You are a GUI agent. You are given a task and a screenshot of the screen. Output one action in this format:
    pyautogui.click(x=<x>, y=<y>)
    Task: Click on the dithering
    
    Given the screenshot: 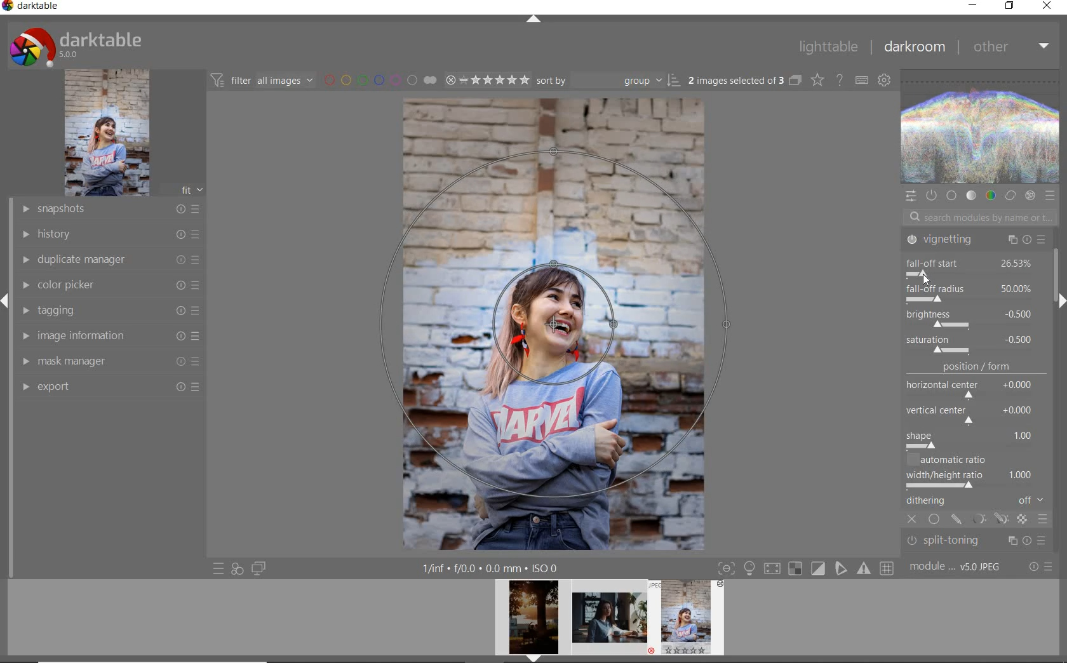 What is the action you would take?
    pyautogui.click(x=977, y=502)
    